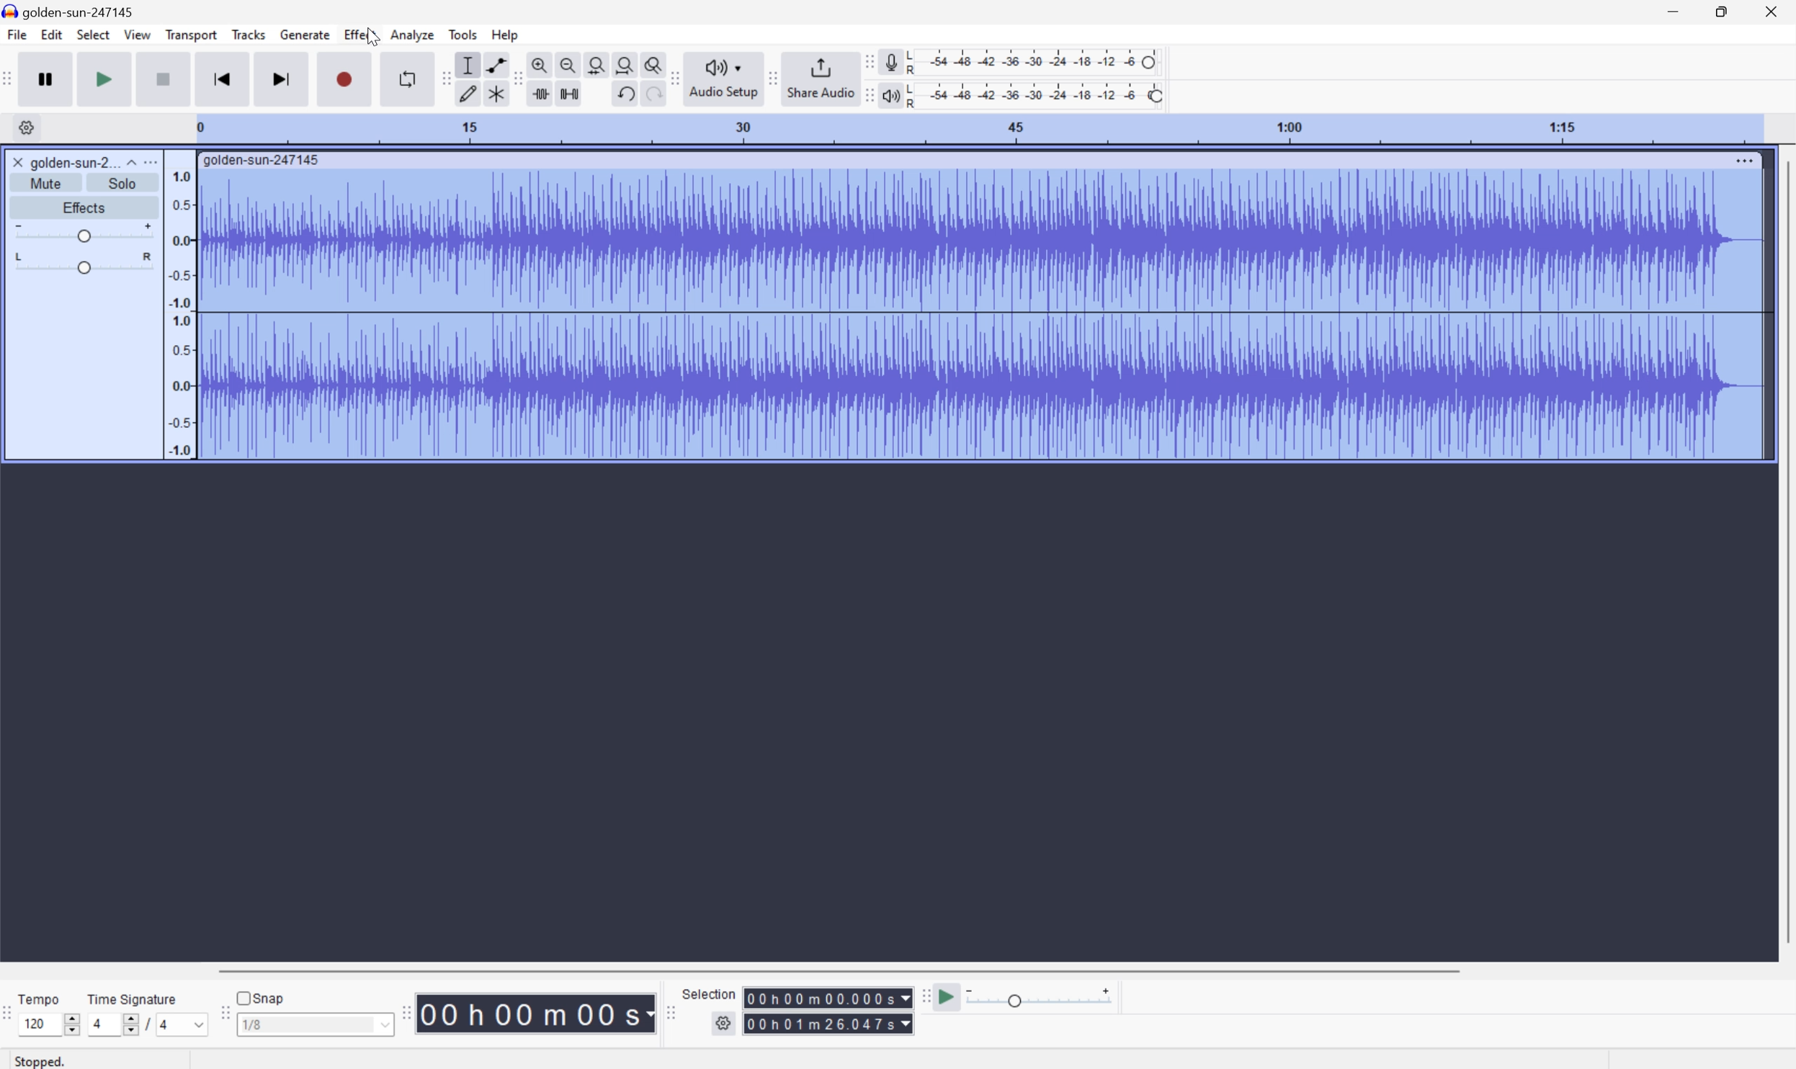 The height and width of the screenshot is (1069, 1796). I want to click on Multi tool, so click(493, 97).